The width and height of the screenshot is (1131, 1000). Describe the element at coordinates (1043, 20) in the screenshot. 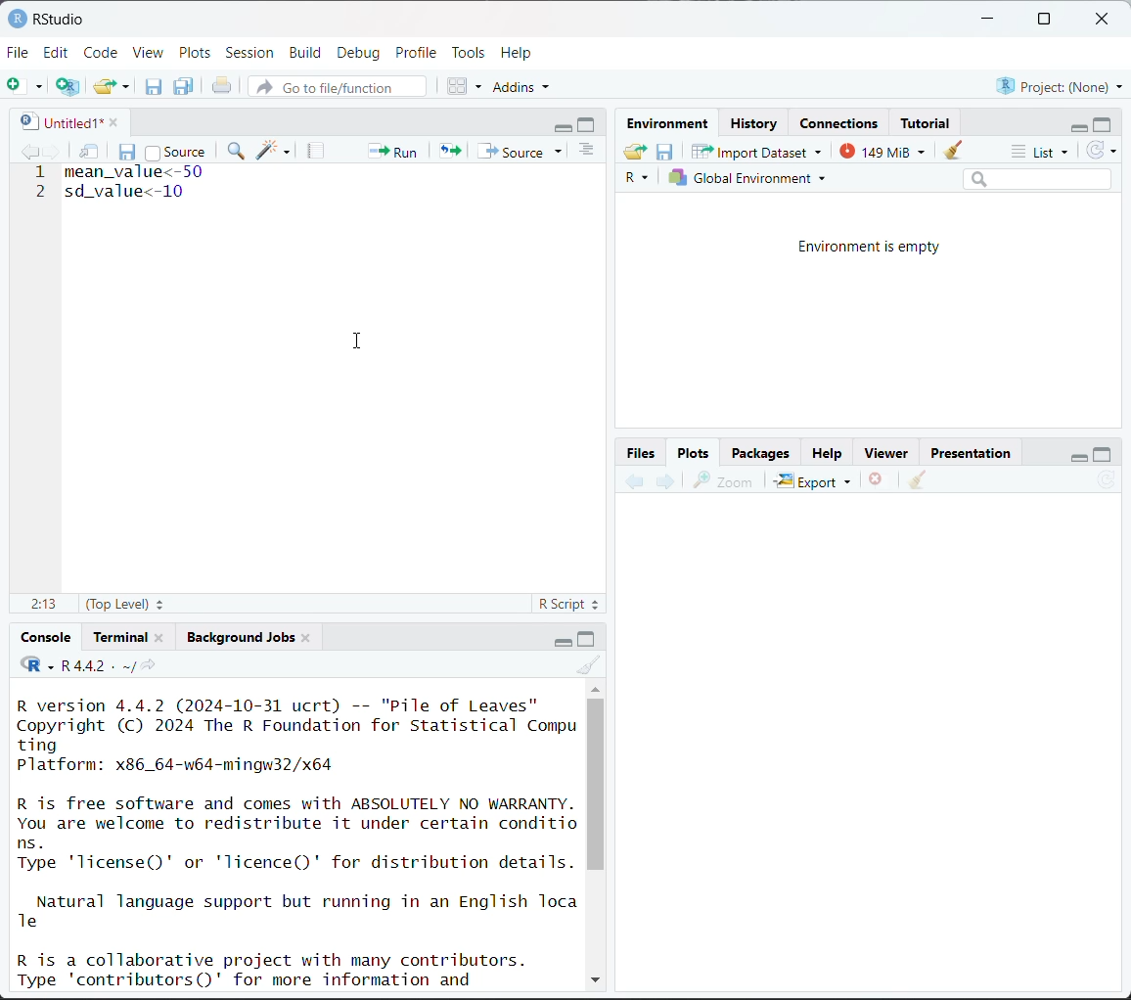

I see `maximize` at that location.